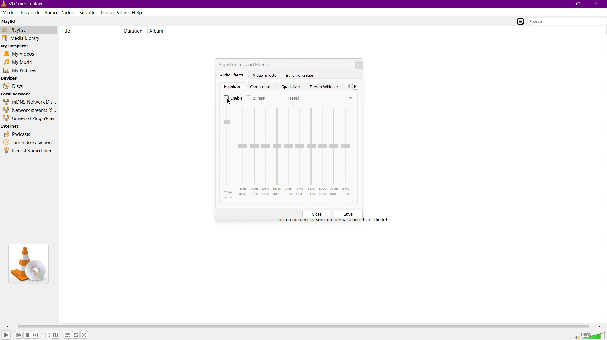 The image size is (607, 340). Describe the element at coordinates (30, 102) in the screenshot. I see `mDNS Network ` at that location.